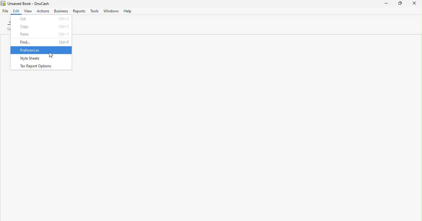 The width and height of the screenshot is (422, 221). What do you see at coordinates (79, 11) in the screenshot?
I see `Reports` at bounding box center [79, 11].